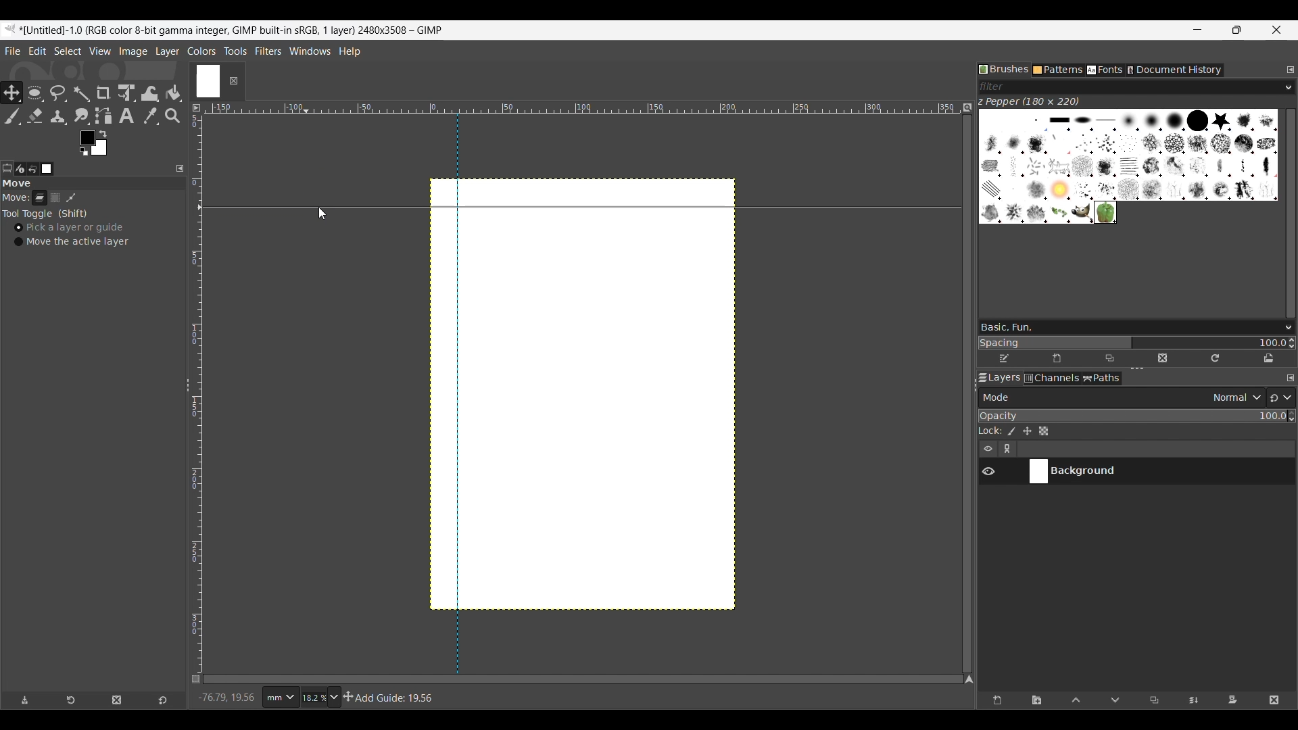  Describe the element at coordinates (318, 212) in the screenshot. I see `Cursor clicking on horizontal scale` at that location.